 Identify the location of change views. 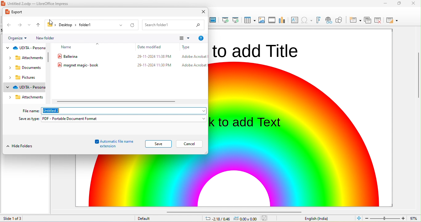
(181, 38).